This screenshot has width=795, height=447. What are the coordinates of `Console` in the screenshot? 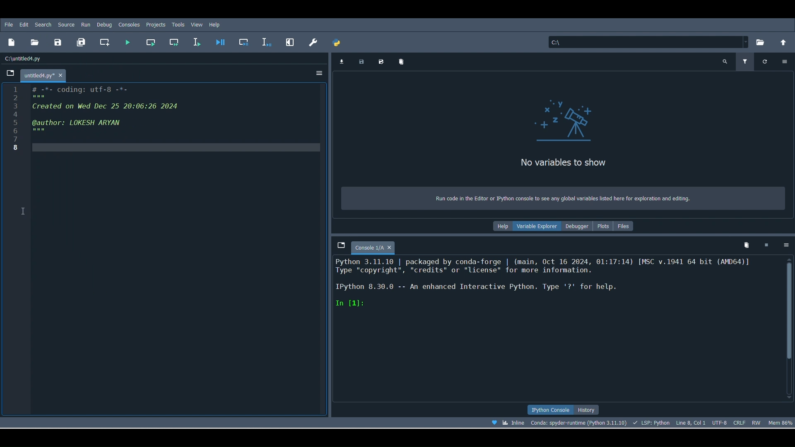 It's located at (554, 330).